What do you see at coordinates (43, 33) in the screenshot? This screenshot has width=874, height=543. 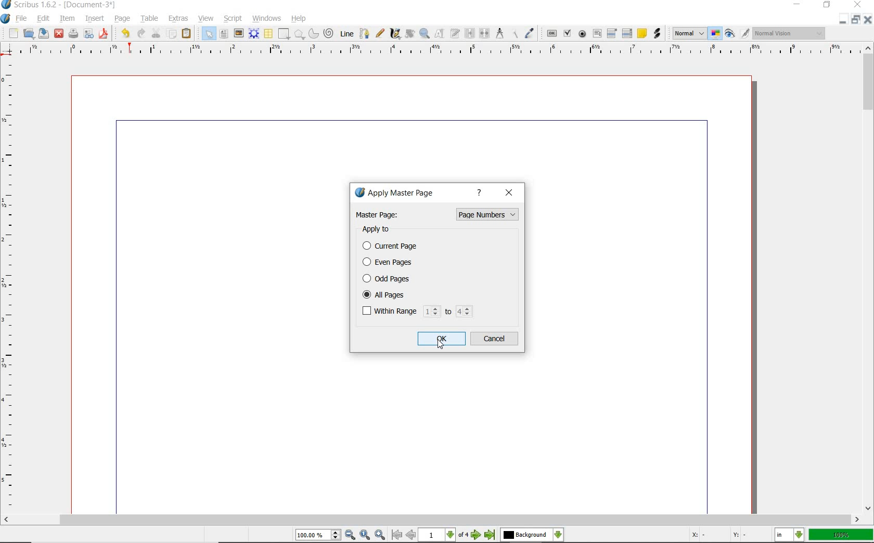 I see `save` at bounding box center [43, 33].